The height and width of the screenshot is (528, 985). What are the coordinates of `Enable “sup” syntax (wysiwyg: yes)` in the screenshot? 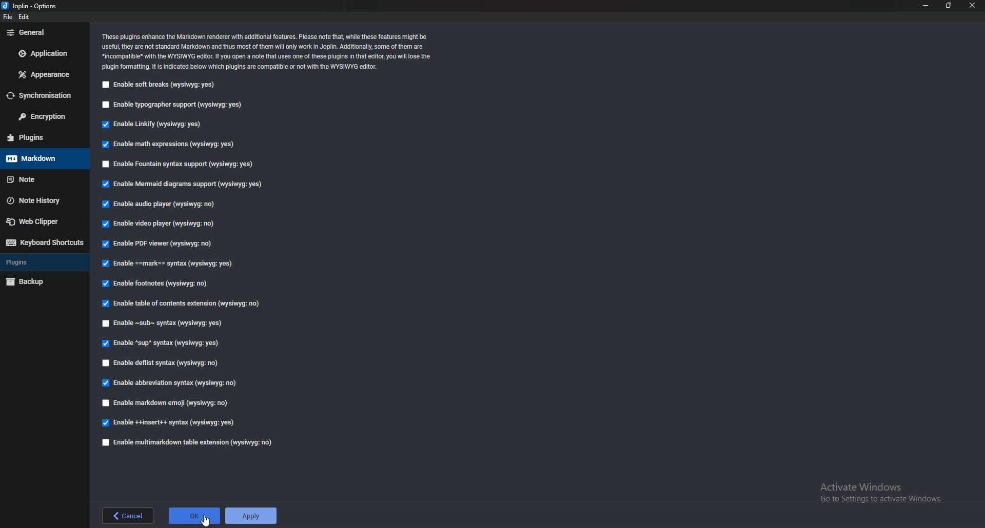 It's located at (161, 343).